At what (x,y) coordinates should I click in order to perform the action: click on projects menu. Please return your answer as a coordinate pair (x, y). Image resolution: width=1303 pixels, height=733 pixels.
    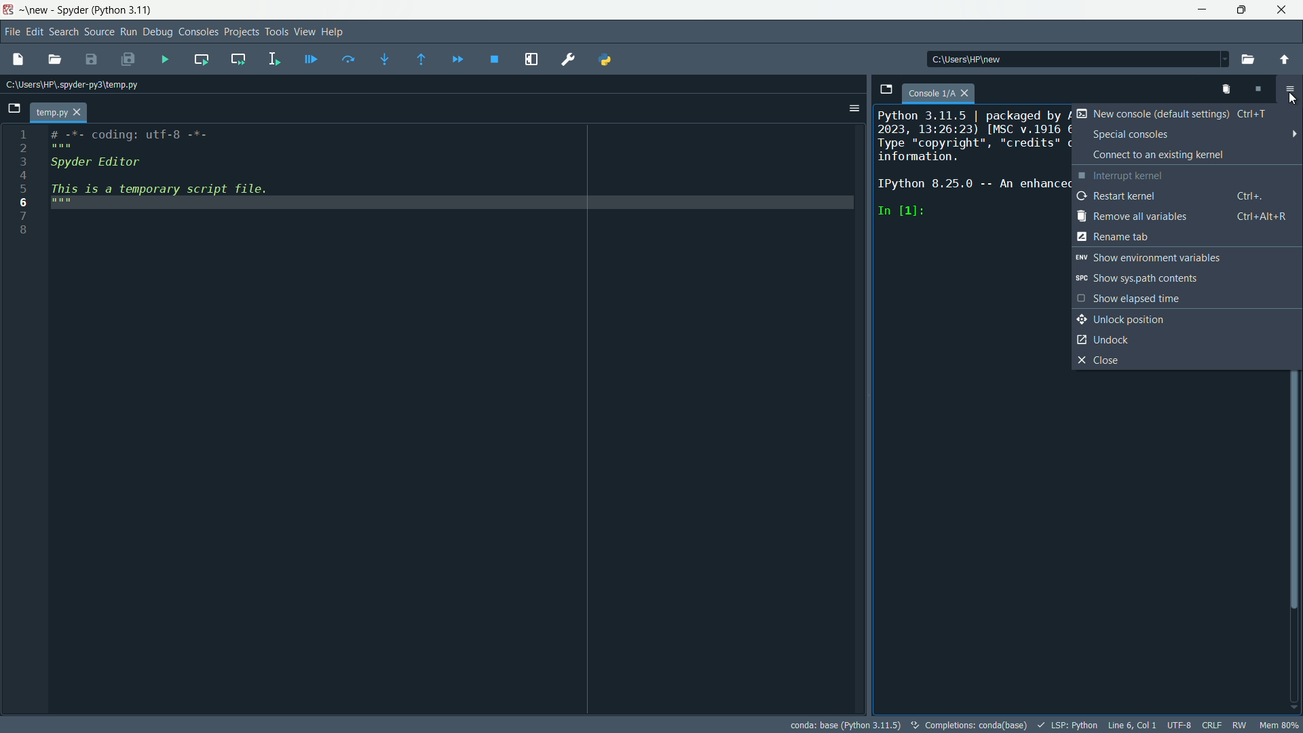
    Looking at the image, I should click on (241, 31).